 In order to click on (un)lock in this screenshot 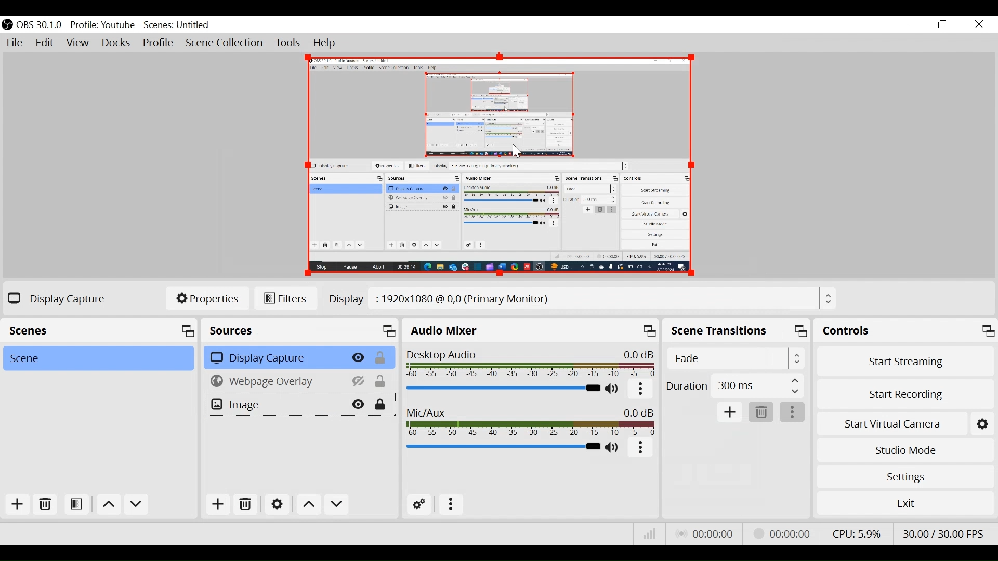, I will do `click(382, 358)`.